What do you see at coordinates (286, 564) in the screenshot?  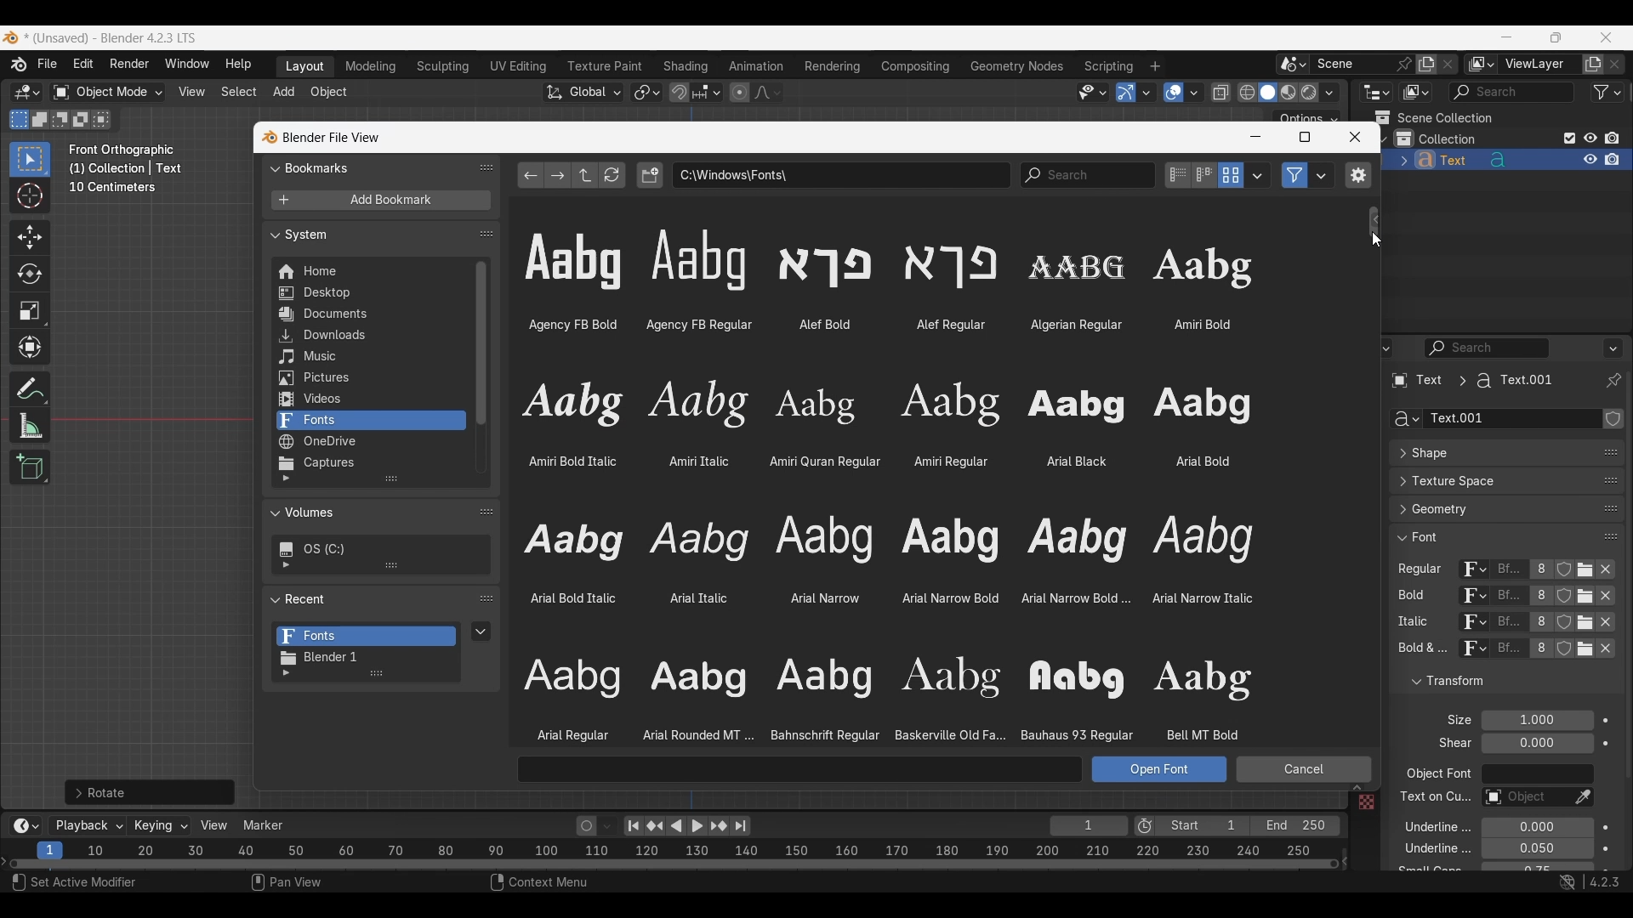 I see `Show filtering options` at bounding box center [286, 564].